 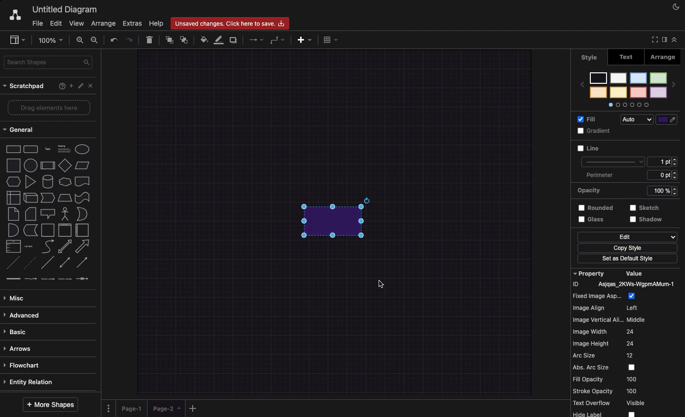 What do you see at coordinates (82, 181) in the screenshot?
I see `document` at bounding box center [82, 181].